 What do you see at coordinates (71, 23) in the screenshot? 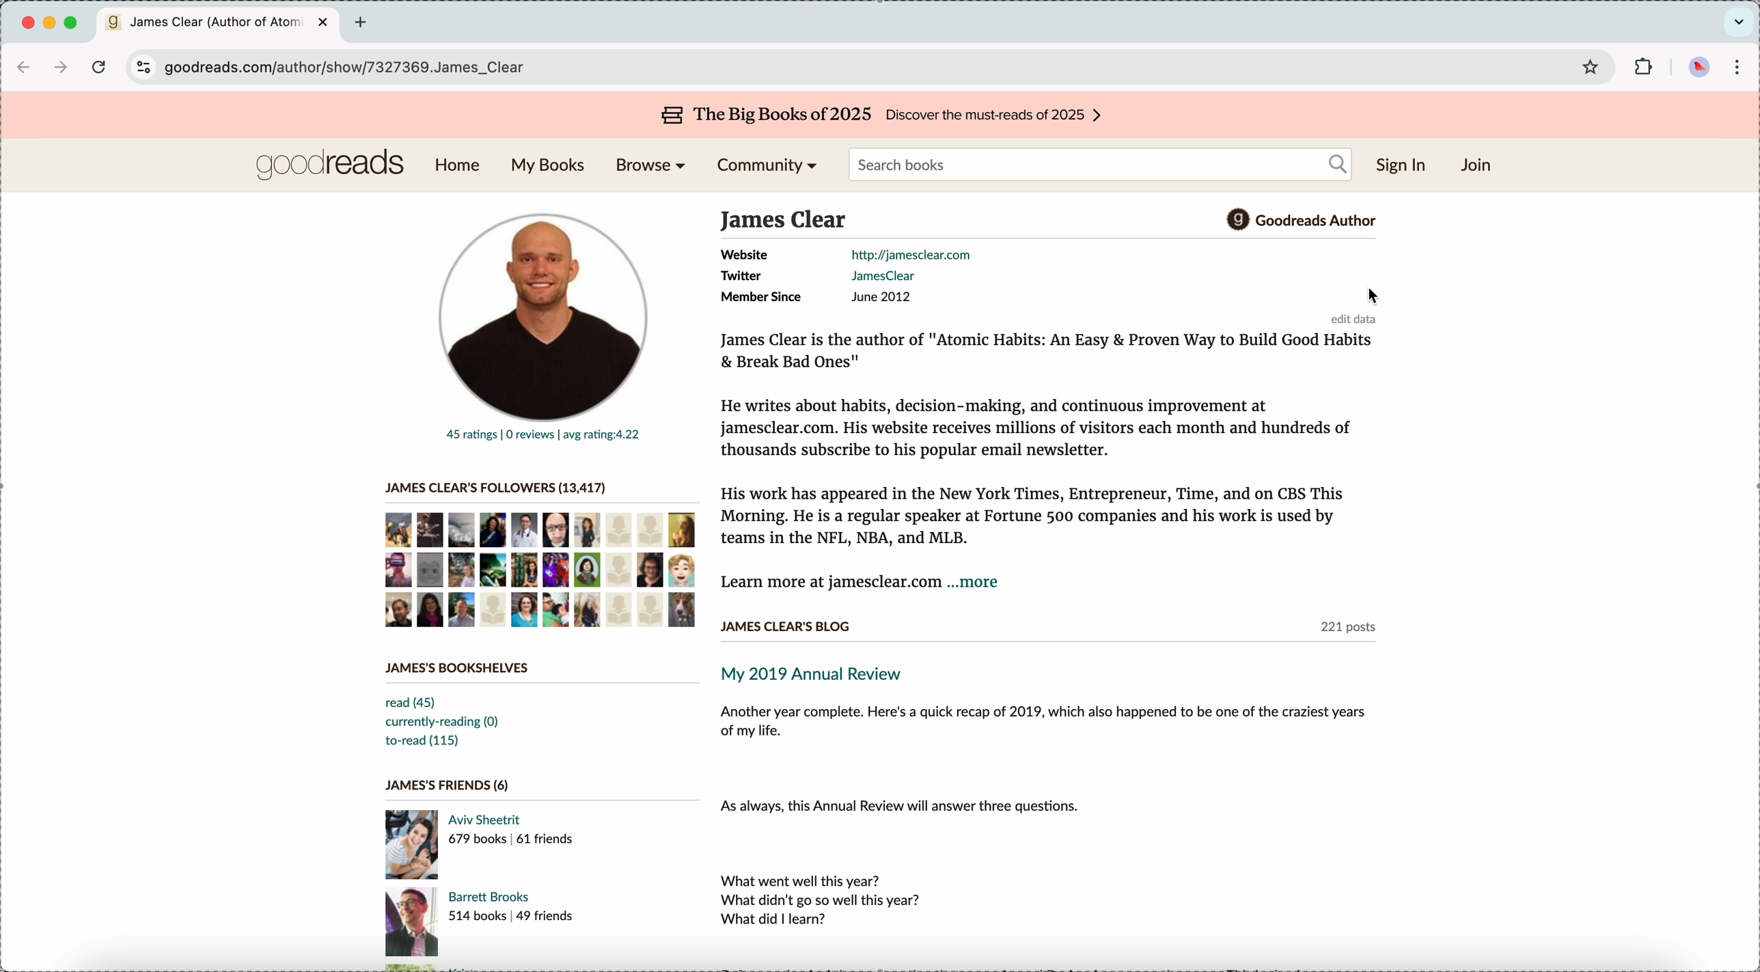
I see `maximize Chrome` at bounding box center [71, 23].